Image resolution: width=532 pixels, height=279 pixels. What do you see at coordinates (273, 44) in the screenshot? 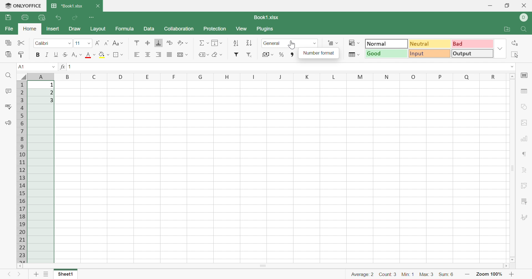
I see `Number format` at bounding box center [273, 44].